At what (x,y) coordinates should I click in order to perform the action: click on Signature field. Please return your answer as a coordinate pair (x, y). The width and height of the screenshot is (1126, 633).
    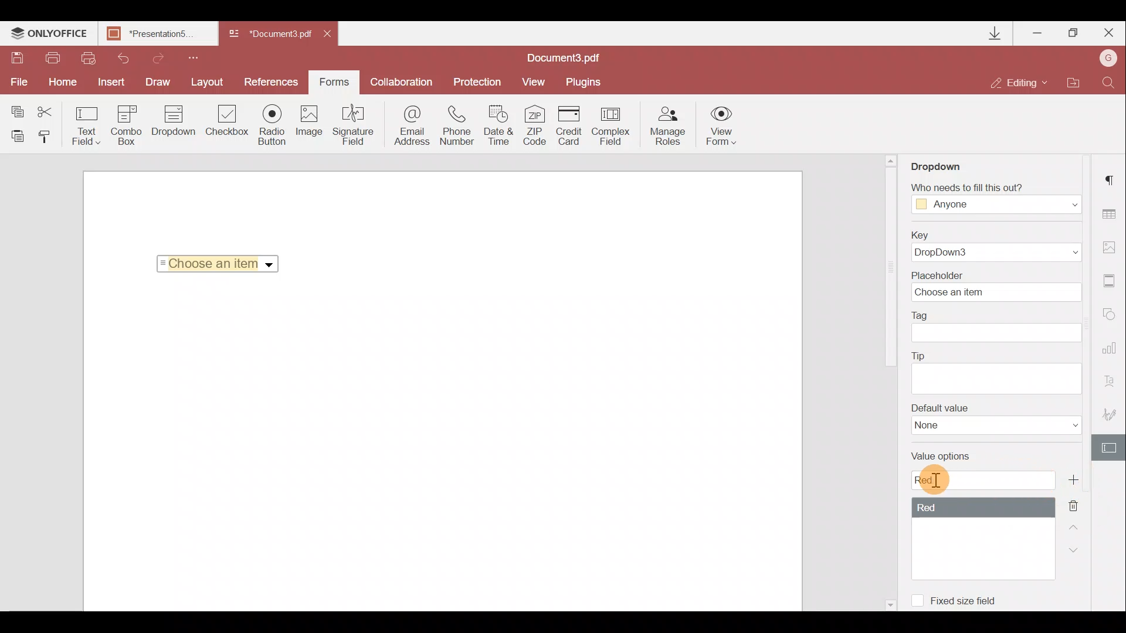
    Looking at the image, I should click on (355, 127).